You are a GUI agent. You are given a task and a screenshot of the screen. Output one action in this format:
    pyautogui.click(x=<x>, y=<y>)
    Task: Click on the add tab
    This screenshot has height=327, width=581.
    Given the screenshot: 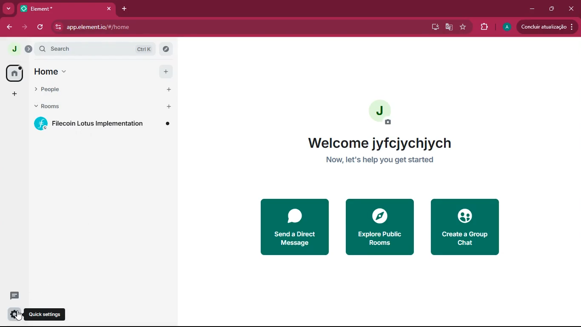 What is the action you would take?
    pyautogui.click(x=126, y=10)
    